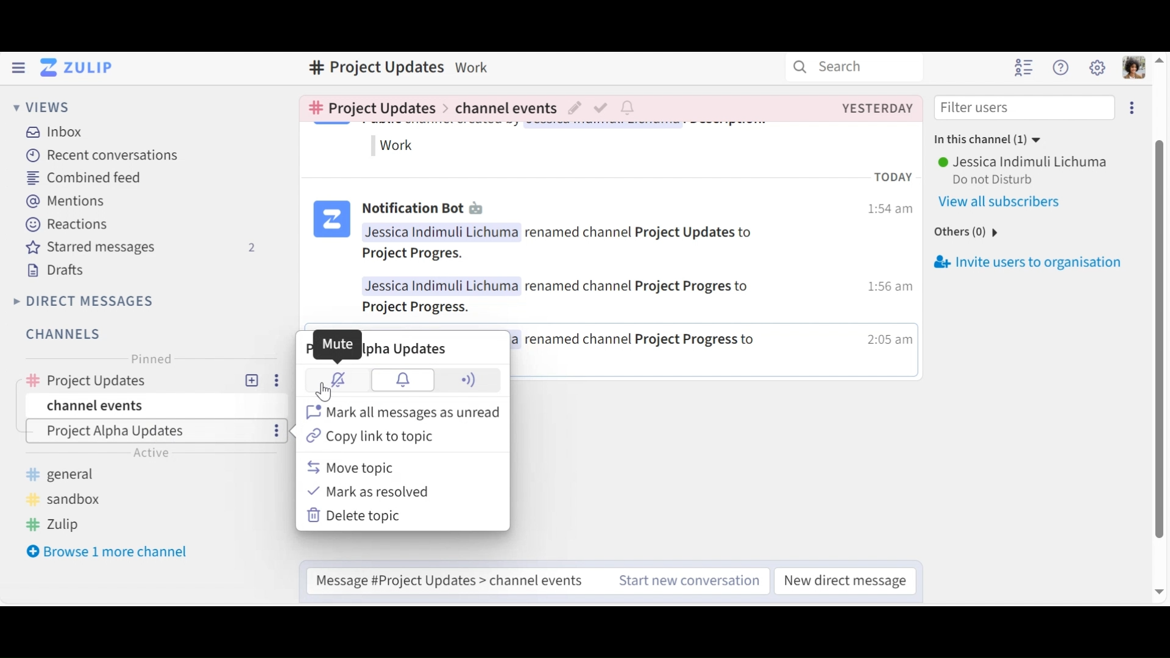 This screenshot has height=658, width=1170. What do you see at coordinates (52, 133) in the screenshot?
I see `Inbox` at bounding box center [52, 133].